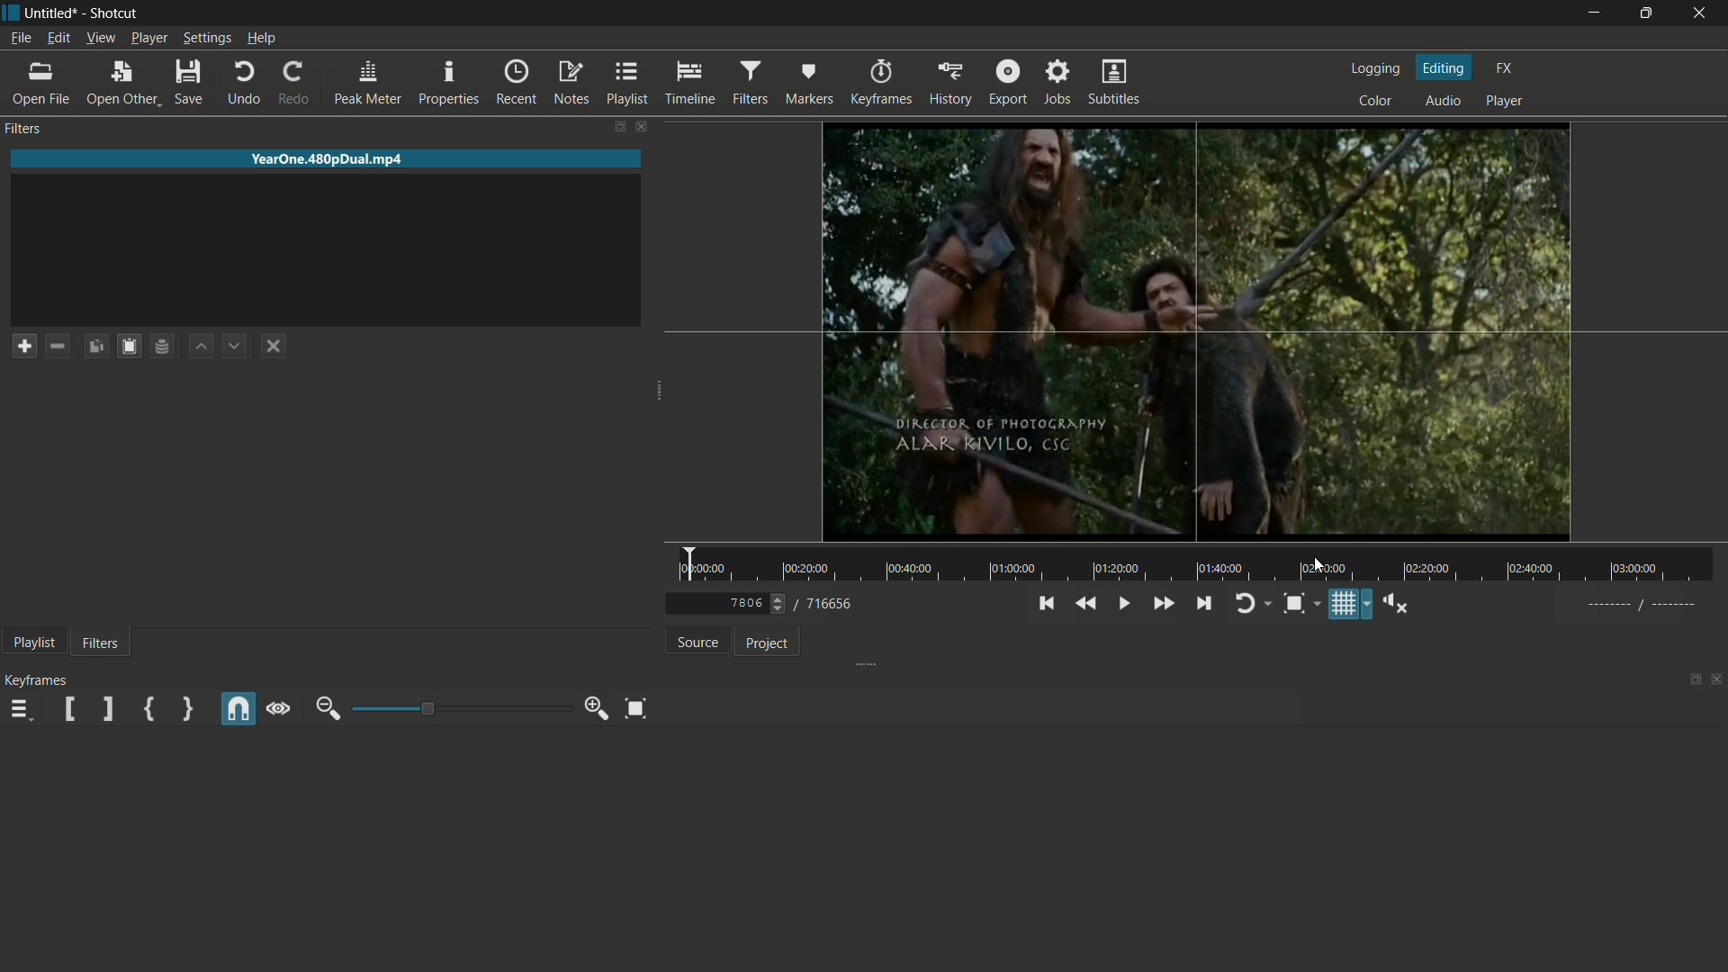 The width and height of the screenshot is (1728, 972). Describe the element at coordinates (206, 39) in the screenshot. I see `settings menu` at that location.